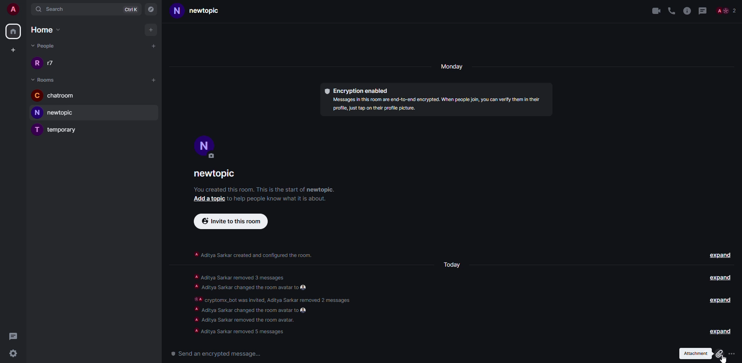 The width and height of the screenshot is (742, 363). What do you see at coordinates (280, 200) in the screenshot?
I see `info` at bounding box center [280, 200].